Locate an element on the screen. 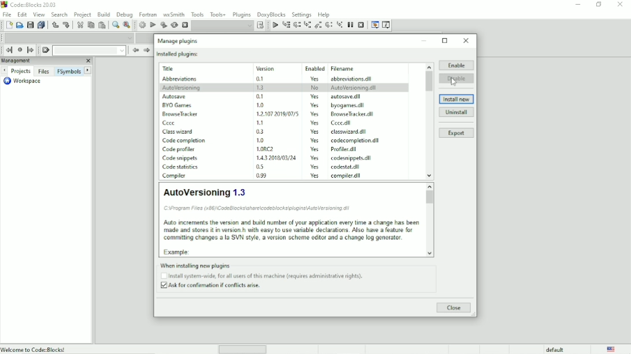 The width and height of the screenshot is (631, 354). Yes is located at coordinates (314, 132).